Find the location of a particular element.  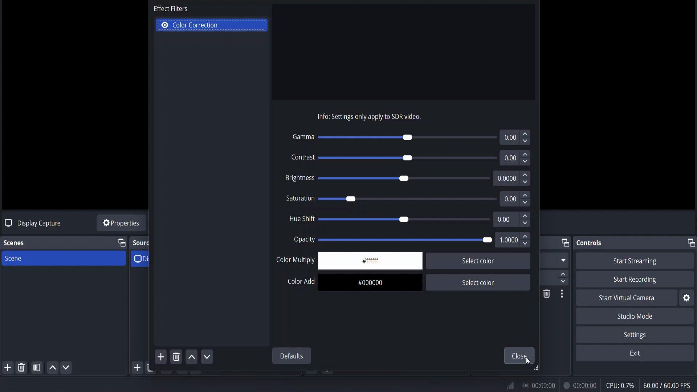

start virtual camera is located at coordinates (627, 298).